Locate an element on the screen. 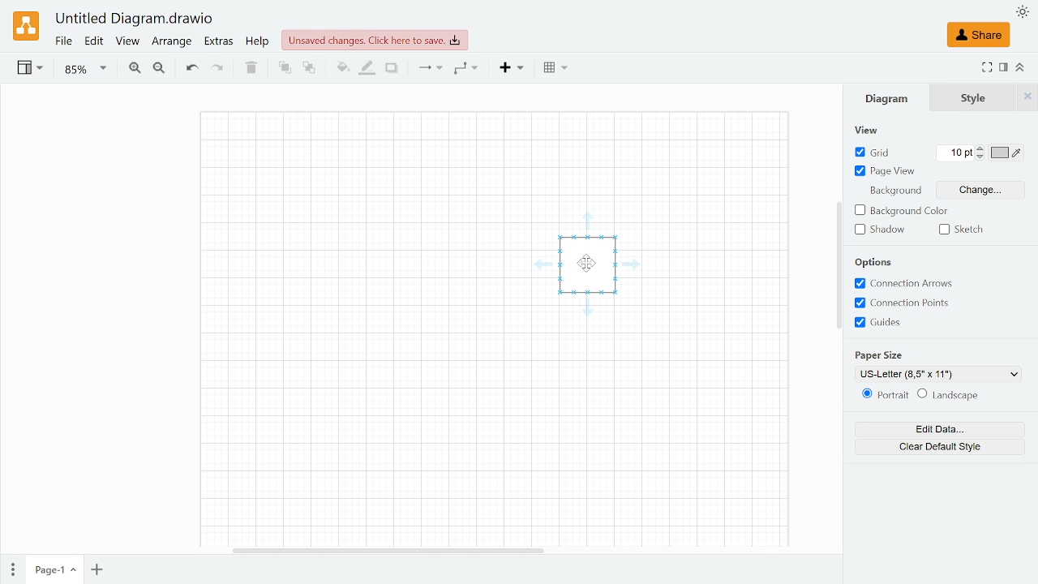  Appearence is located at coordinates (1023, 12).